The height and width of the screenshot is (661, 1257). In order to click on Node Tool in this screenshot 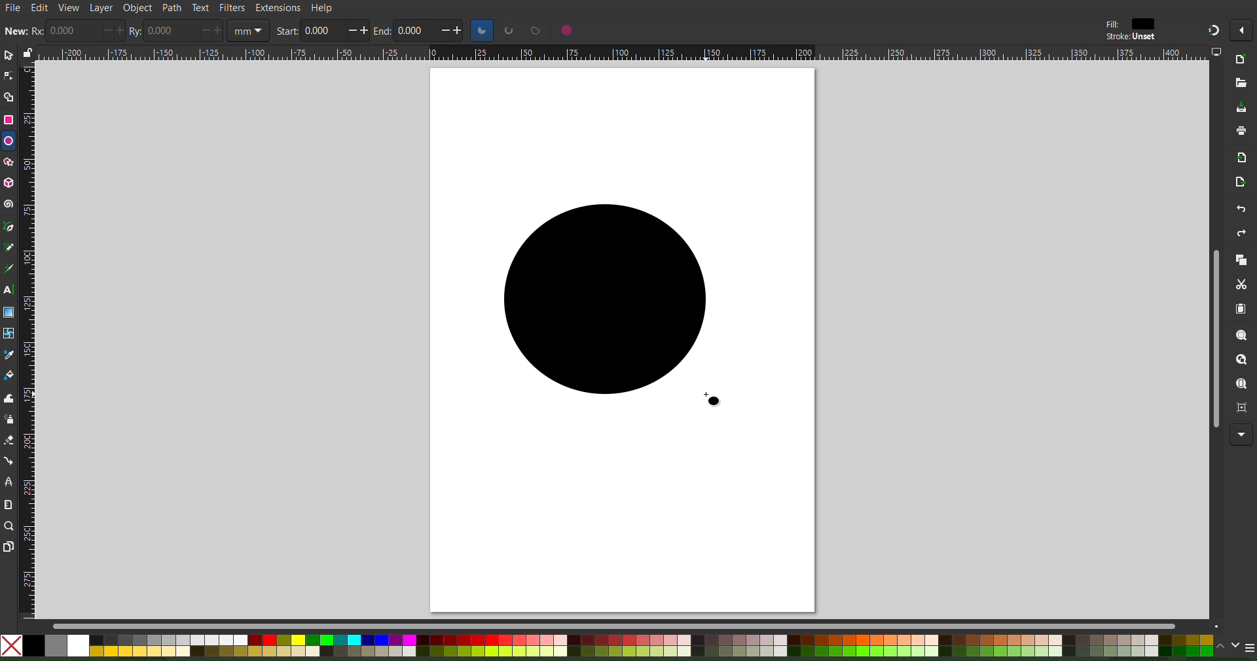, I will do `click(8, 78)`.